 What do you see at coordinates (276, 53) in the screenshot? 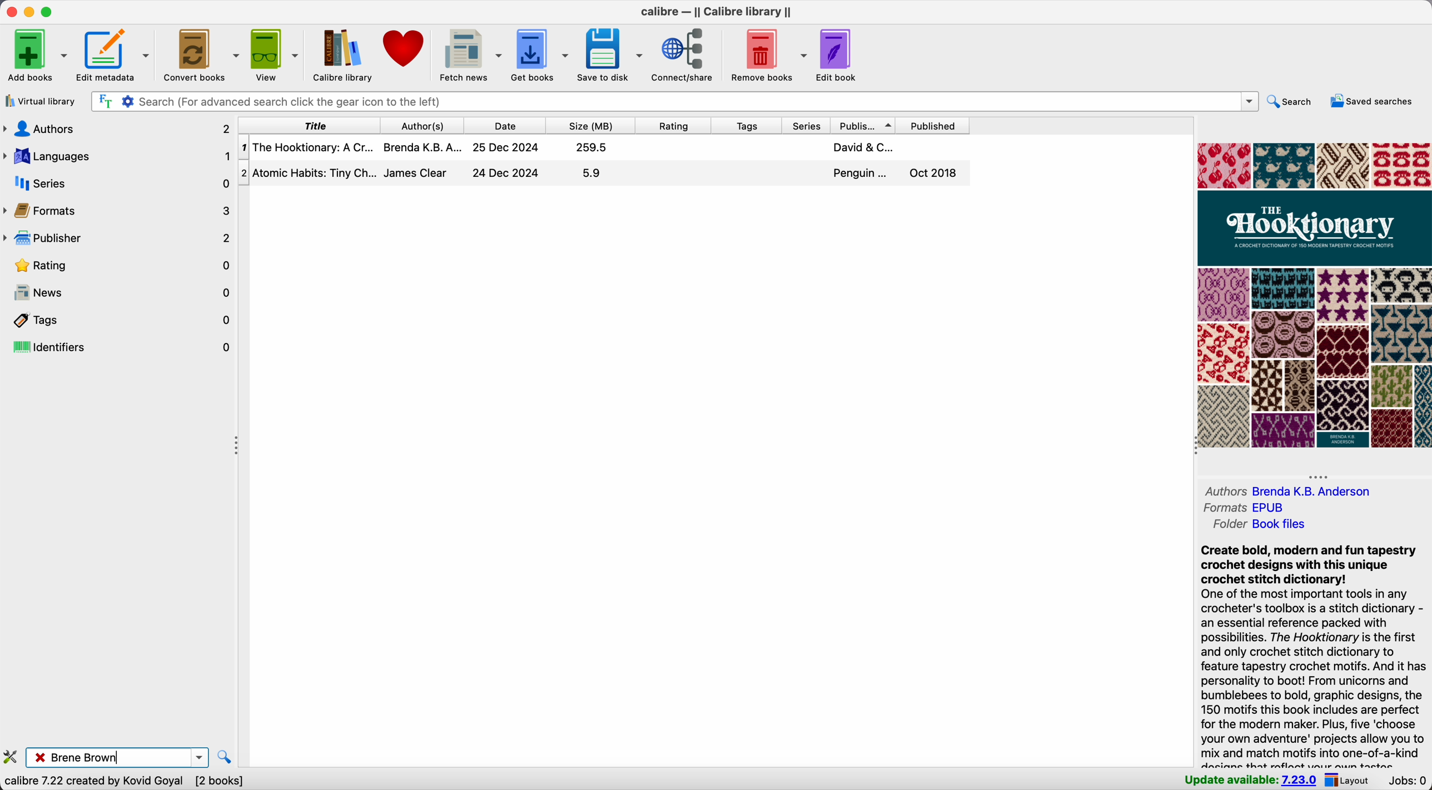
I see `view` at bounding box center [276, 53].